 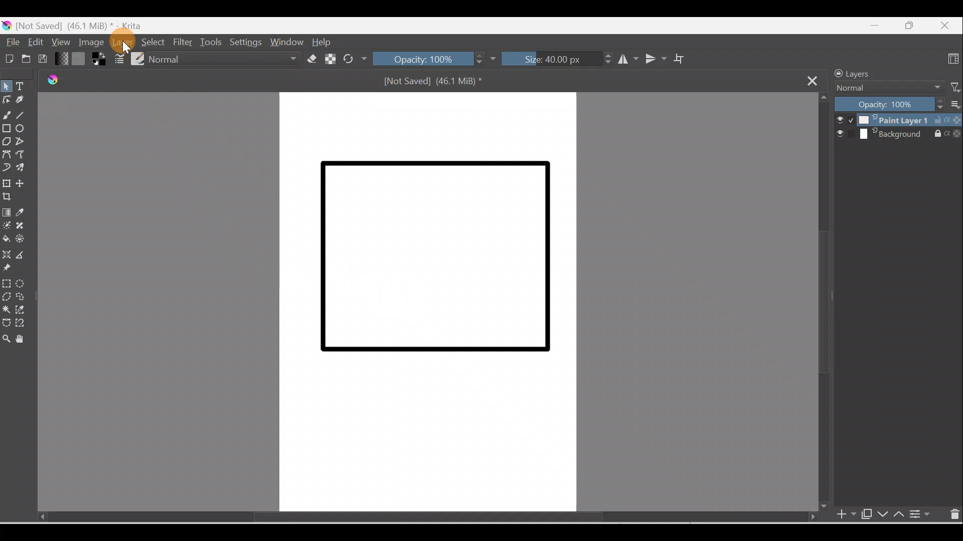 What do you see at coordinates (98, 61) in the screenshot?
I see `Set foreground & background colors` at bounding box center [98, 61].